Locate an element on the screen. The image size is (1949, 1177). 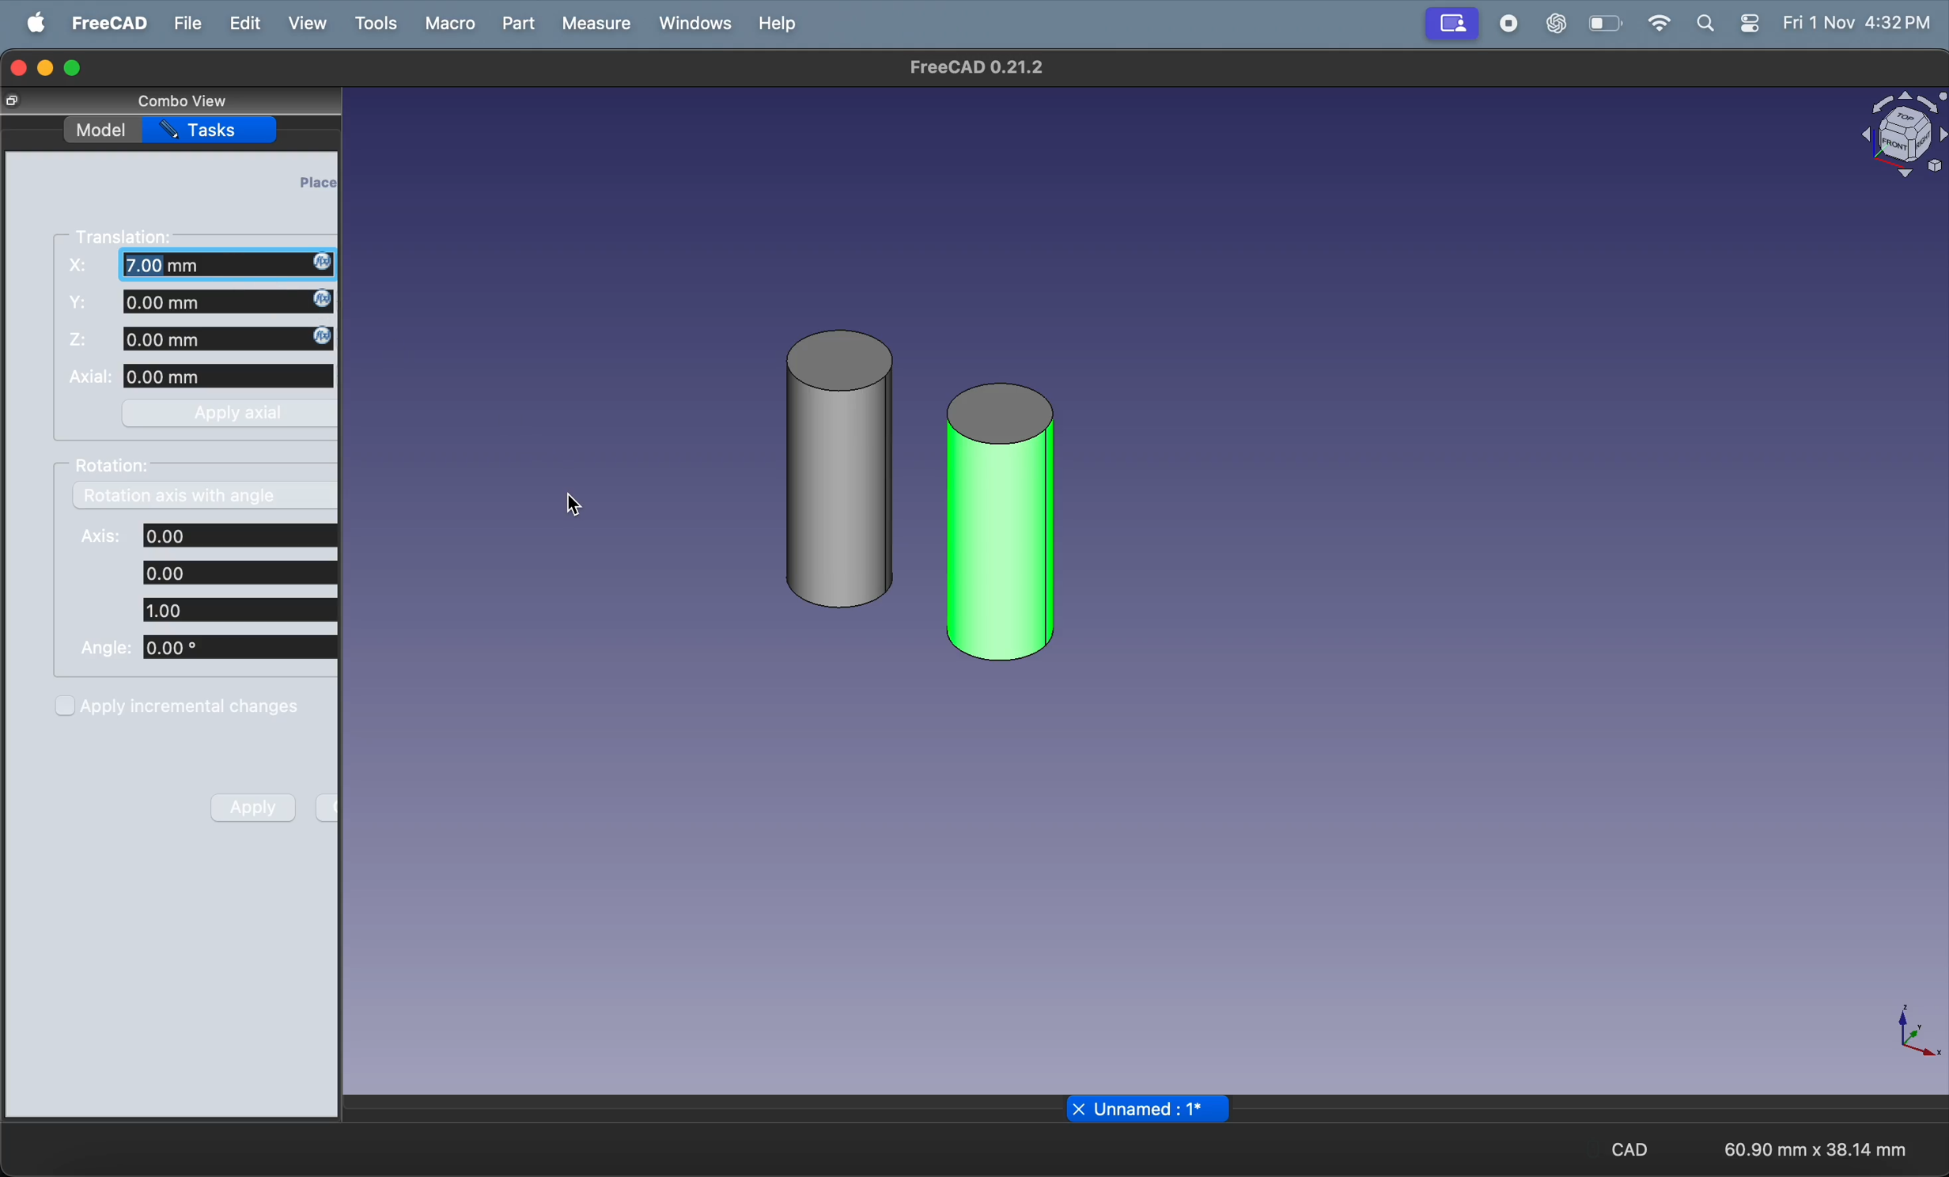
minimize is located at coordinates (47, 68).